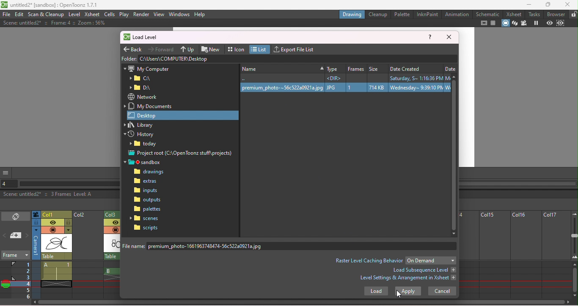 The height and width of the screenshot is (306, 578). Describe the element at coordinates (424, 270) in the screenshot. I see `Load subsequent level` at that location.